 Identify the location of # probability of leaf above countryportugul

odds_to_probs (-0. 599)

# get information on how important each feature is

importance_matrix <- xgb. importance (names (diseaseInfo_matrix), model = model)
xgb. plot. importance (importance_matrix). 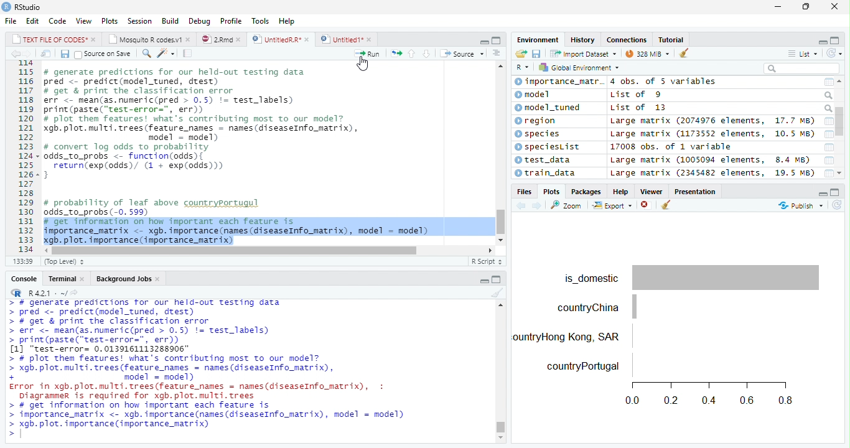
(240, 220).